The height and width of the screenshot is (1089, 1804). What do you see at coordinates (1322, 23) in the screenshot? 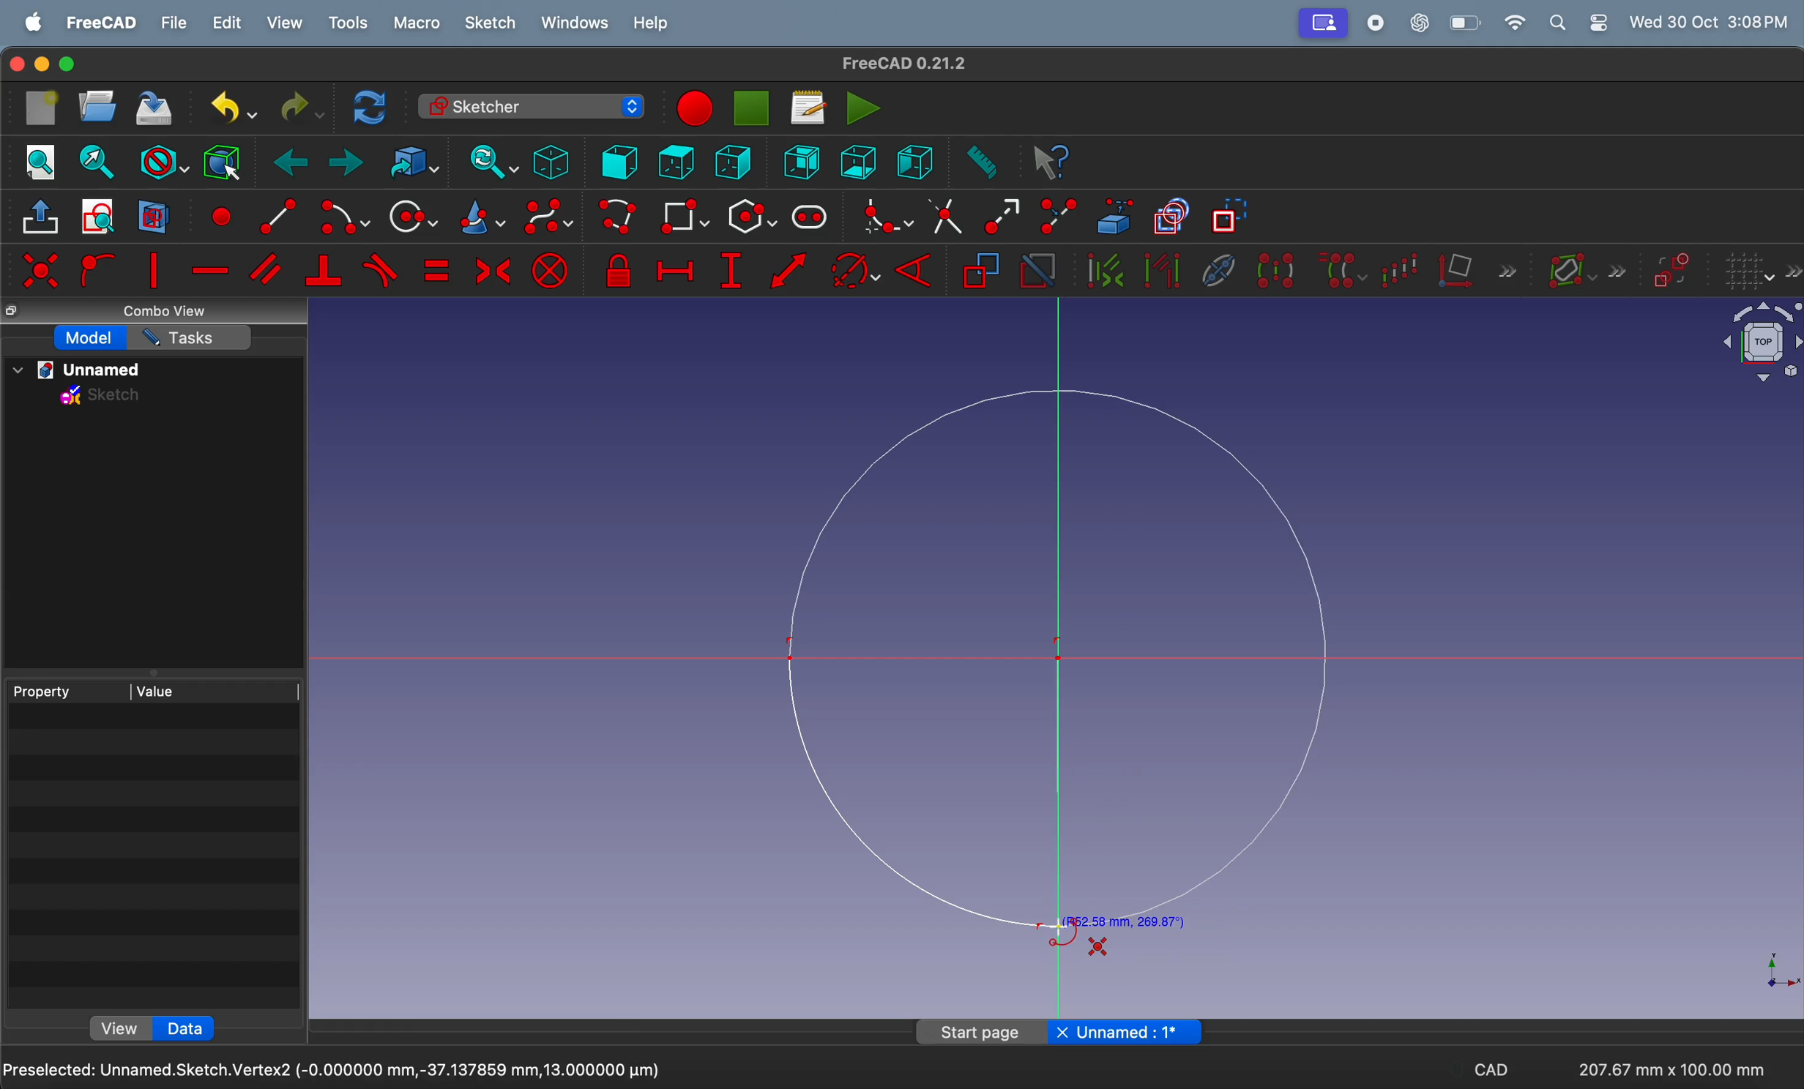
I see `profile` at bounding box center [1322, 23].